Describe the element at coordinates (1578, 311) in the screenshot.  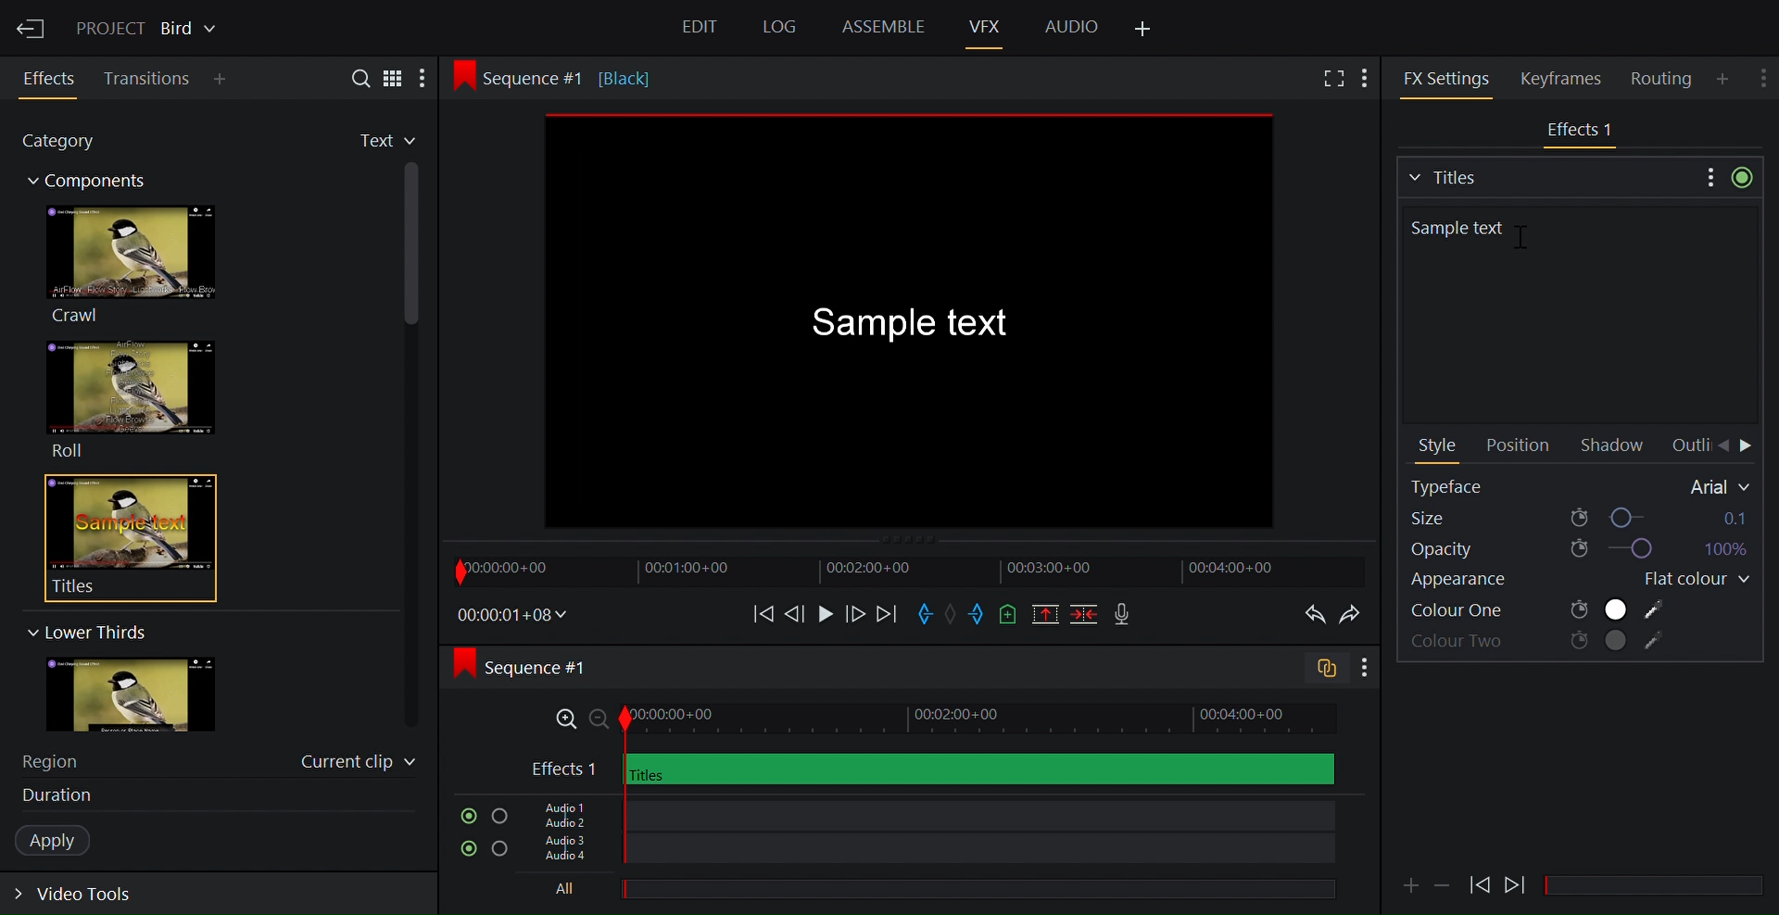
I see `Title name` at that location.